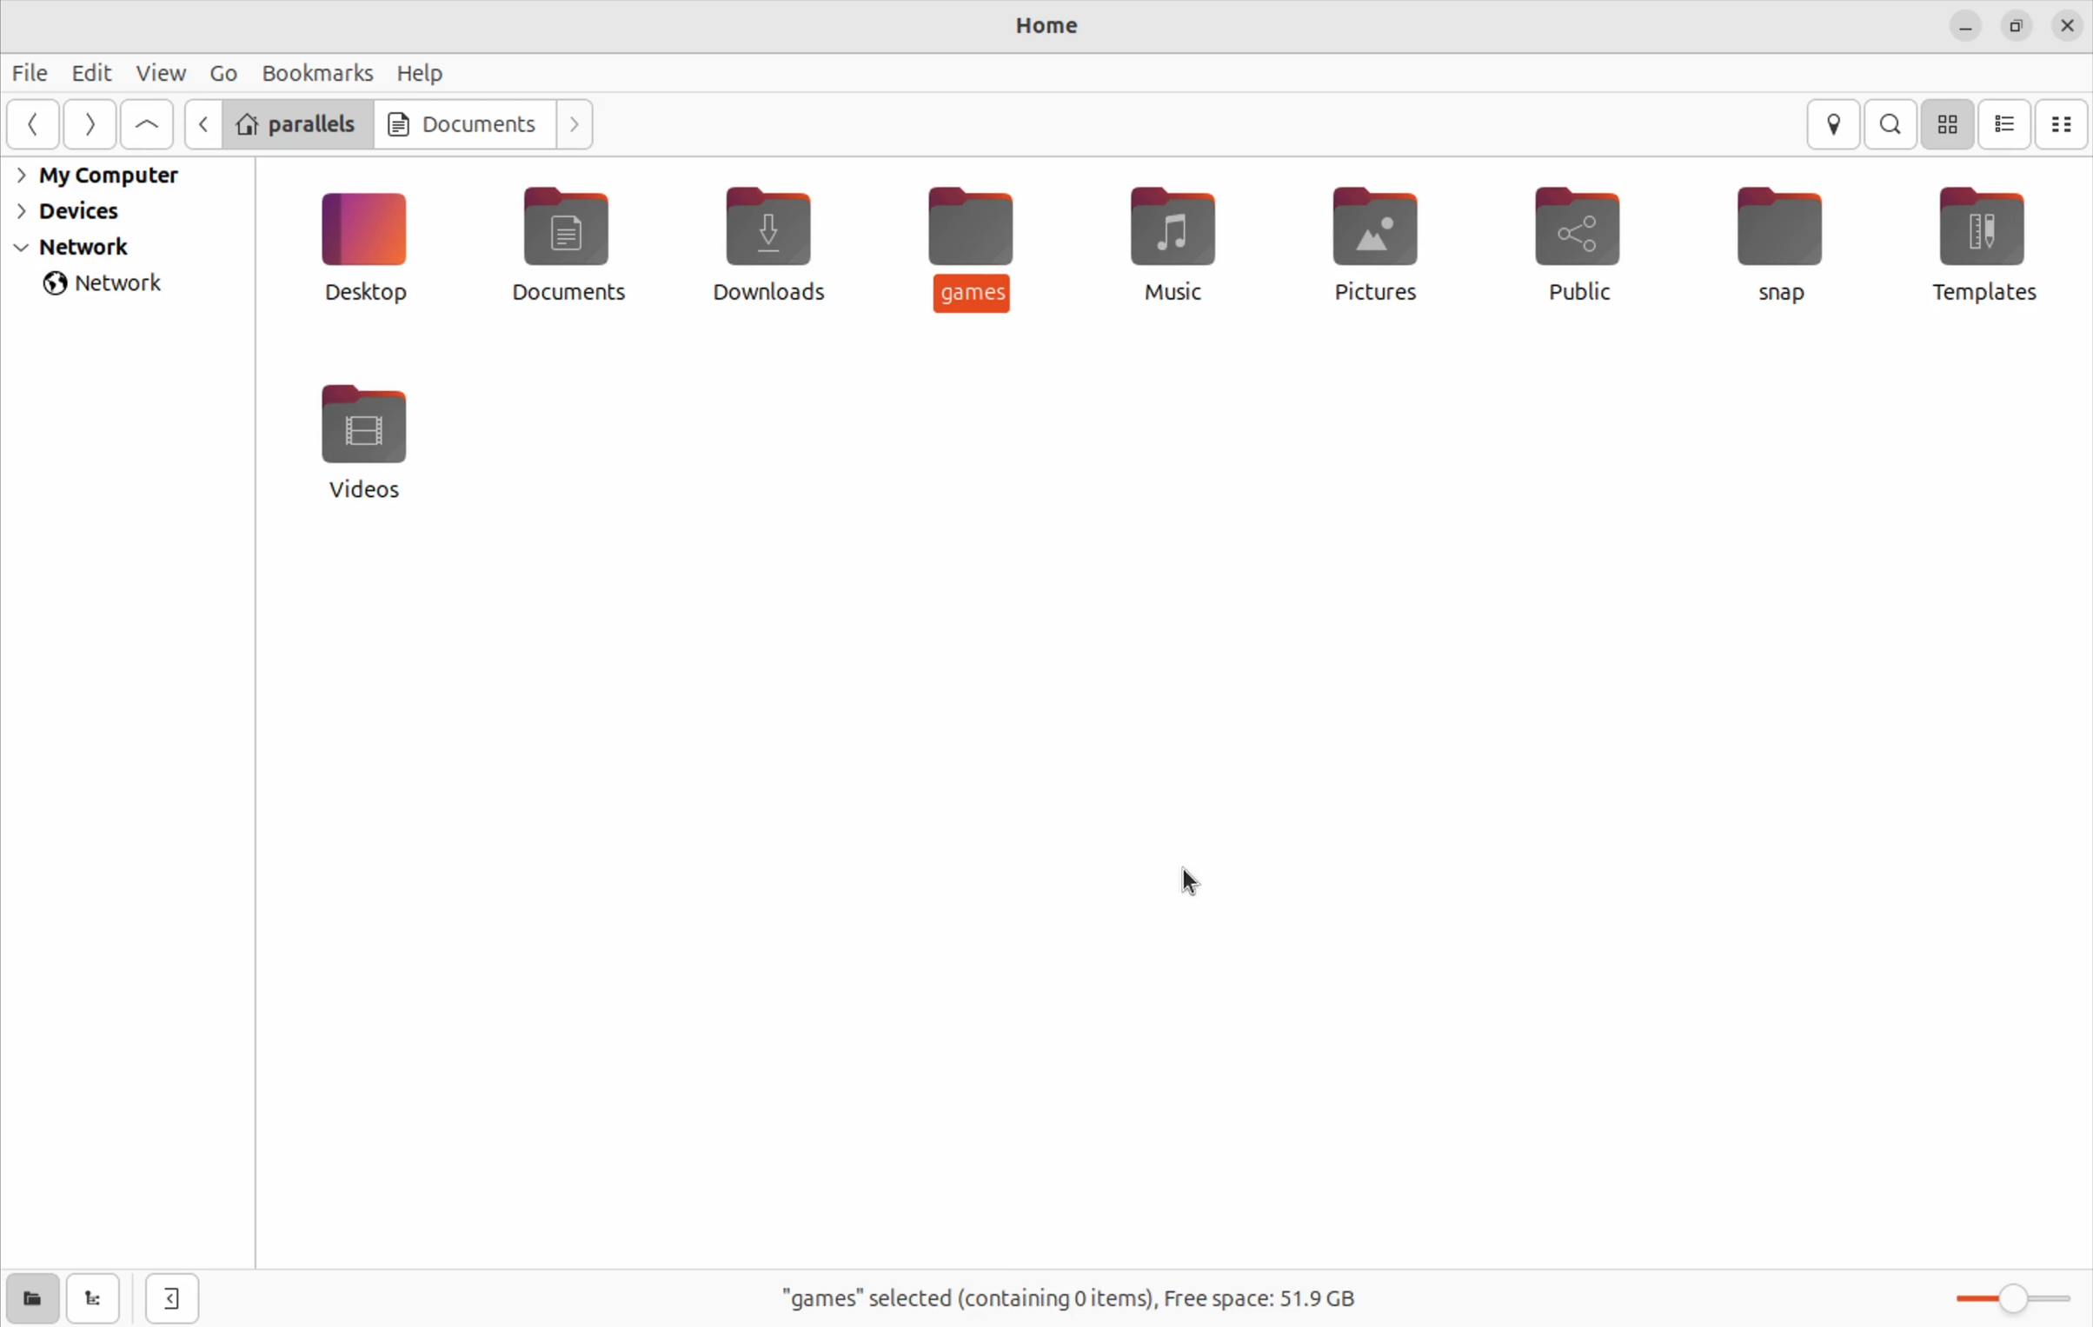 The width and height of the screenshot is (2093, 1327). I want to click on book marks, so click(312, 74).